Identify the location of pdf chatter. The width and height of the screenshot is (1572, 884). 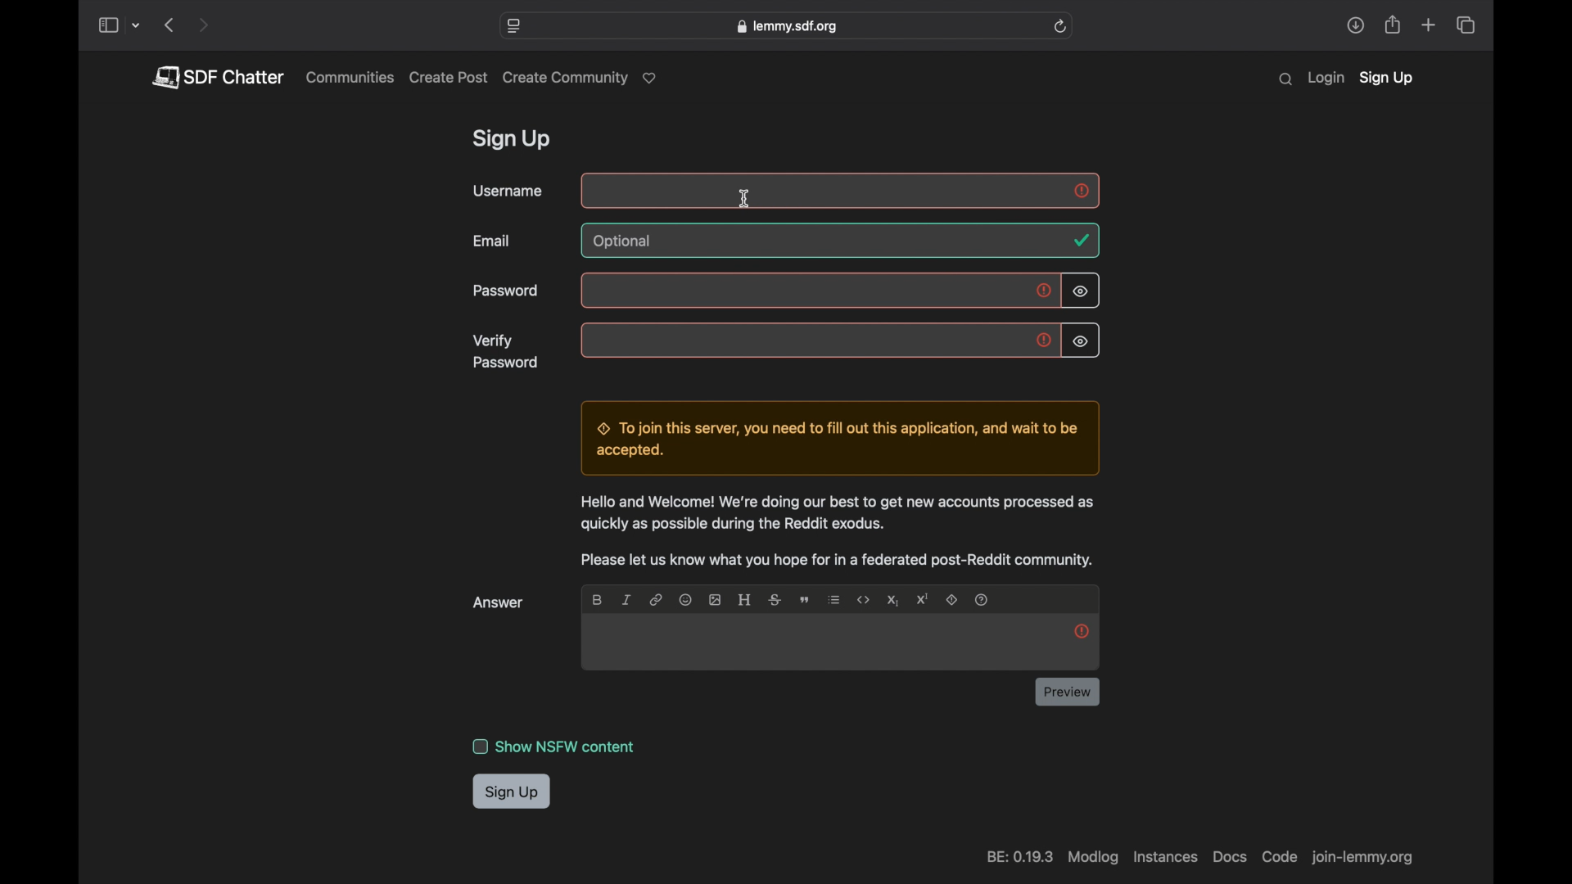
(217, 77).